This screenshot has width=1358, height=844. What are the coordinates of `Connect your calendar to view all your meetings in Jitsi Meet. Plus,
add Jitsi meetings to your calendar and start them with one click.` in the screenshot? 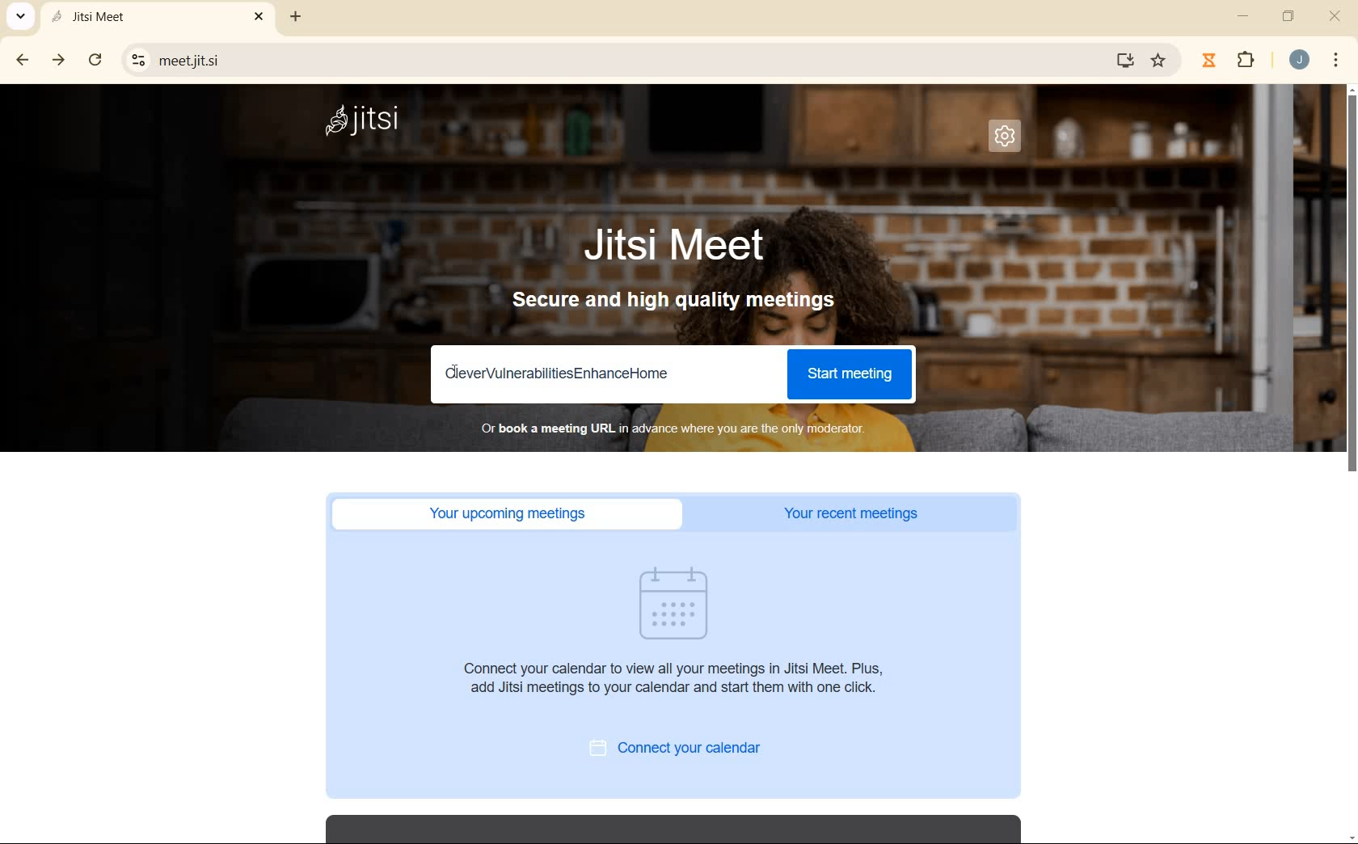 It's located at (682, 686).